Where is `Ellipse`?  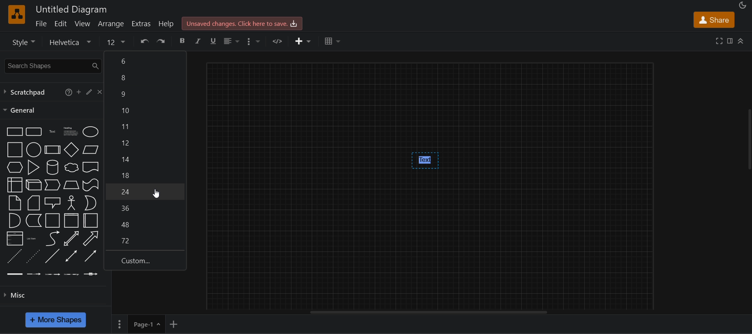 Ellipse is located at coordinates (91, 132).